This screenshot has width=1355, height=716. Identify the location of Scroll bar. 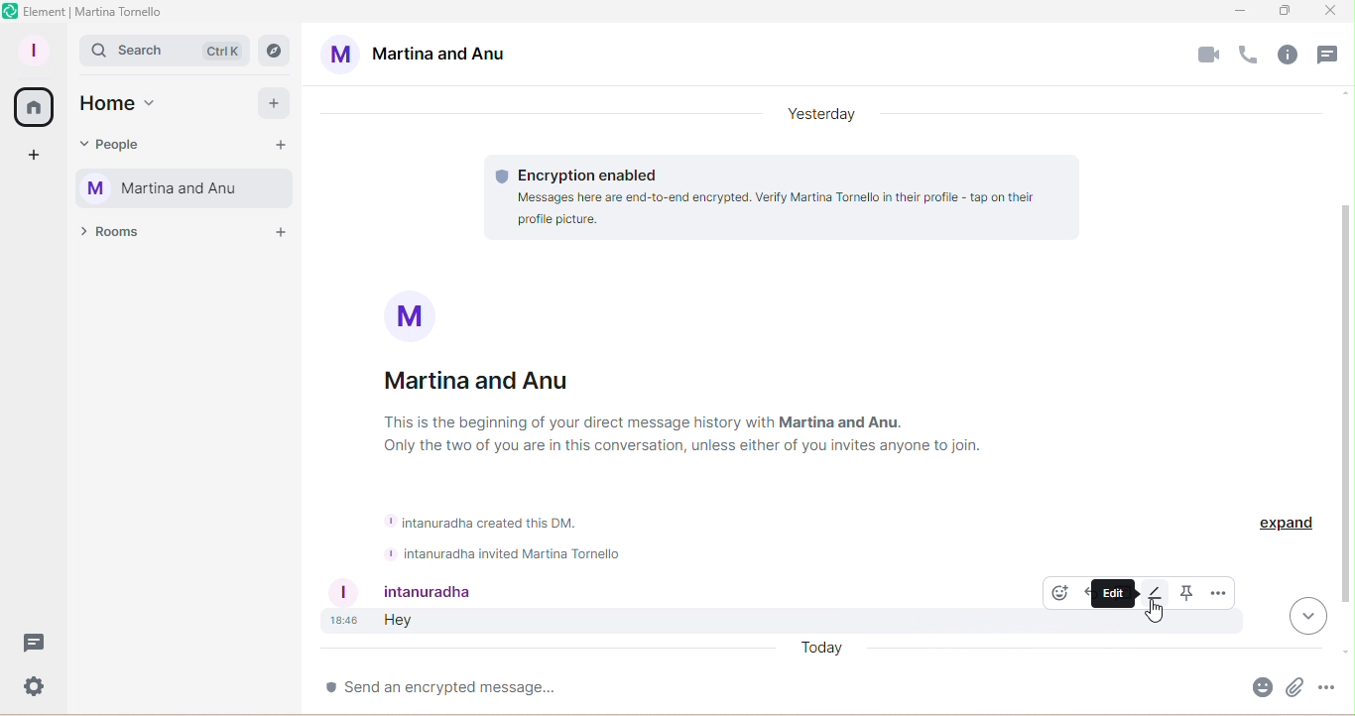
(1347, 392).